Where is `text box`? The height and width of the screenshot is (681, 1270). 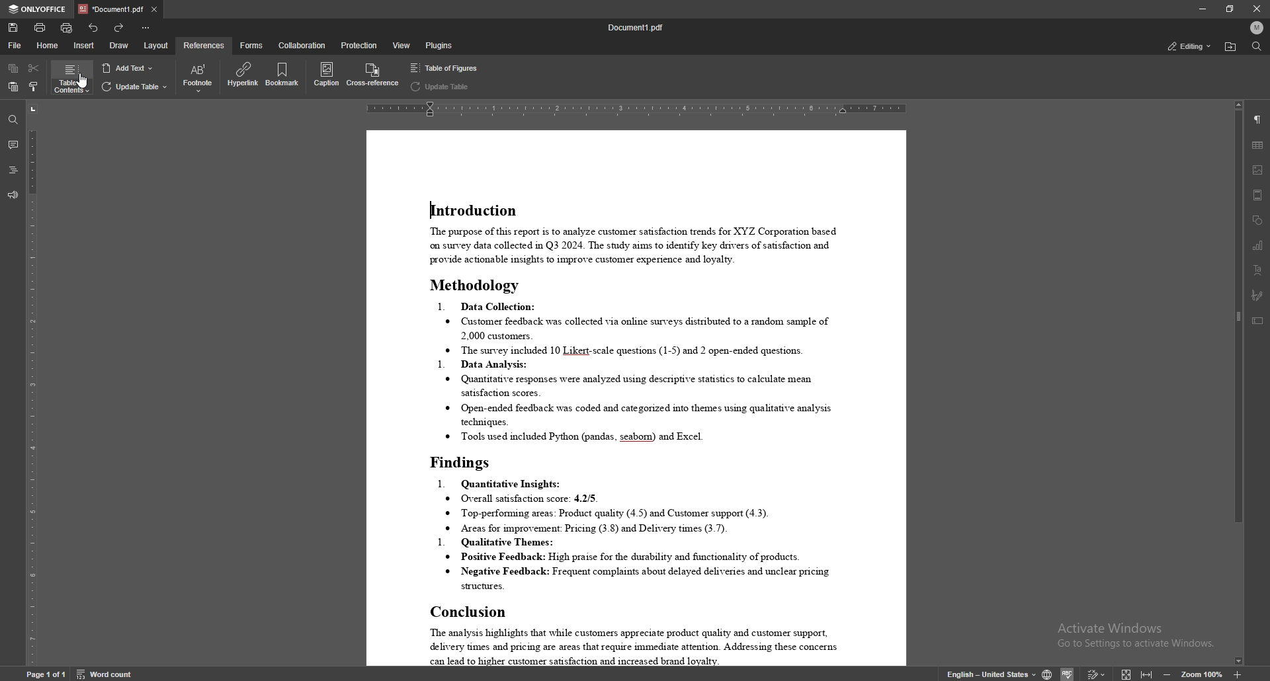
text box is located at coordinates (1257, 321).